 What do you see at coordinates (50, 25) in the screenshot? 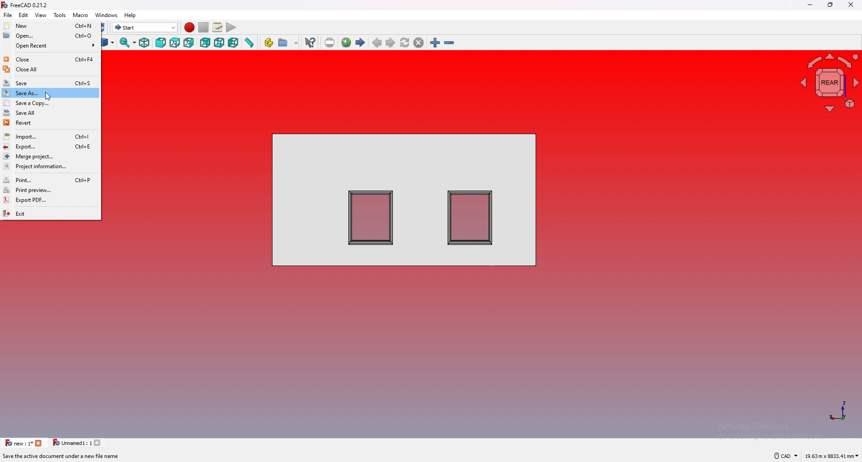
I see `new` at bounding box center [50, 25].